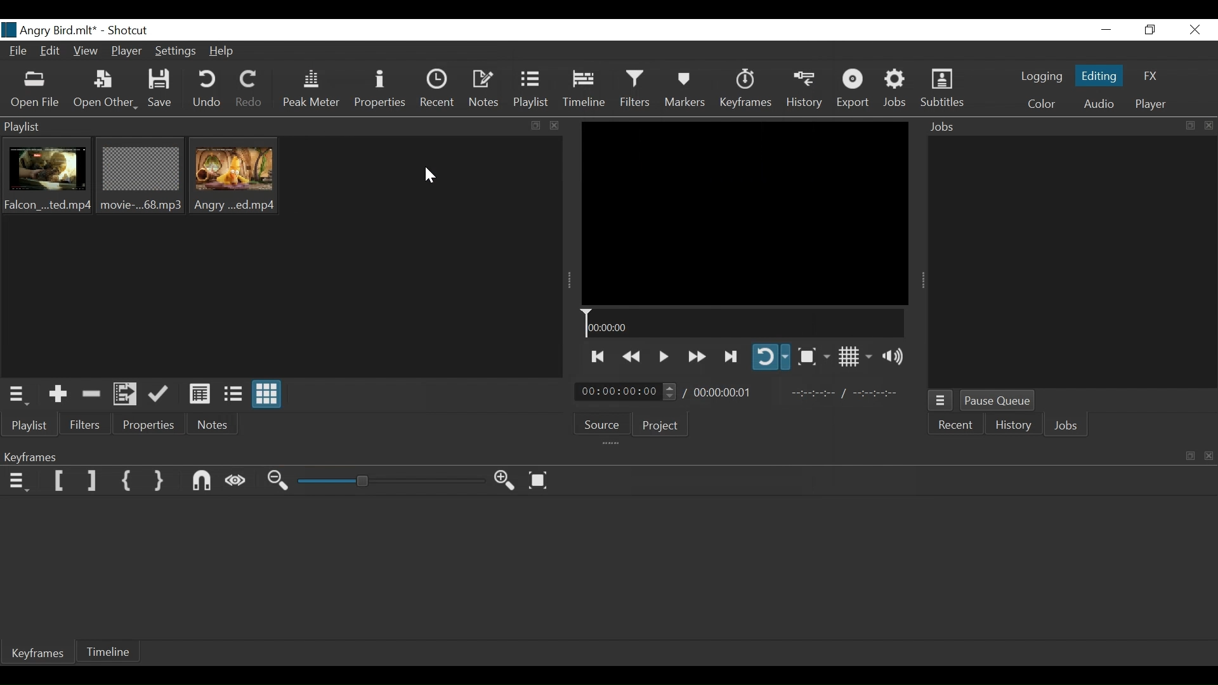 The height and width of the screenshot is (685, 1218). What do you see at coordinates (240, 178) in the screenshot?
I see `Clip` at bounding box center [240, 178].